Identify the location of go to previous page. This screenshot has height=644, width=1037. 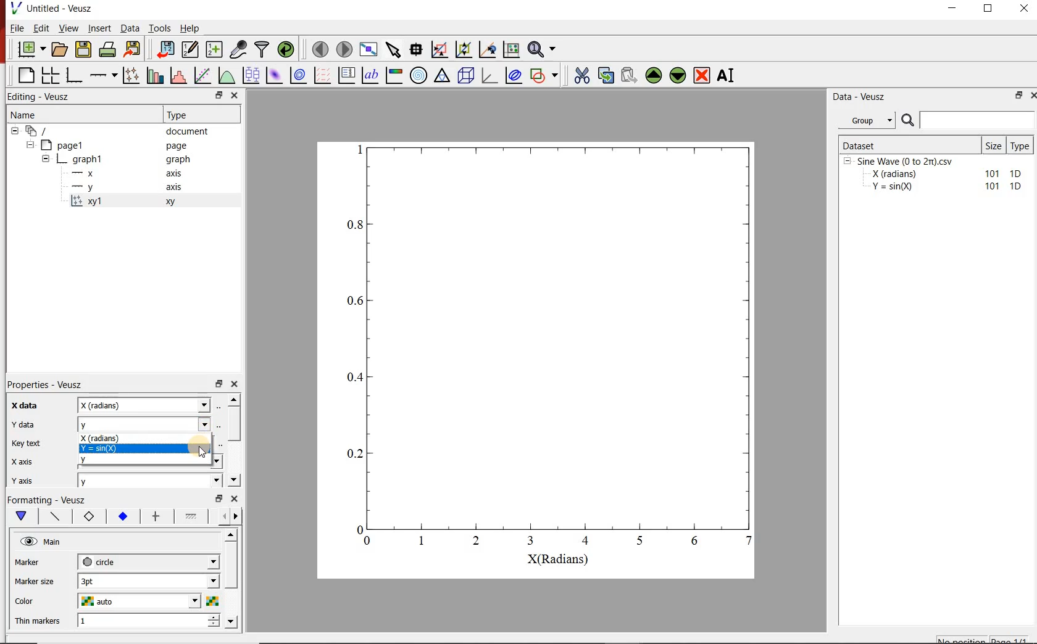
(320, 49).